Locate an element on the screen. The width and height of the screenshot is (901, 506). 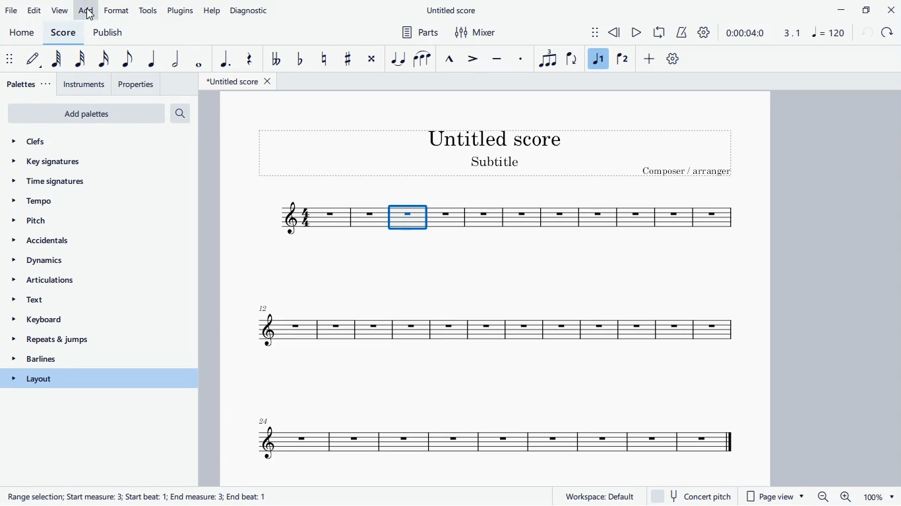
concert pitch is located at coordinates (695, 496).